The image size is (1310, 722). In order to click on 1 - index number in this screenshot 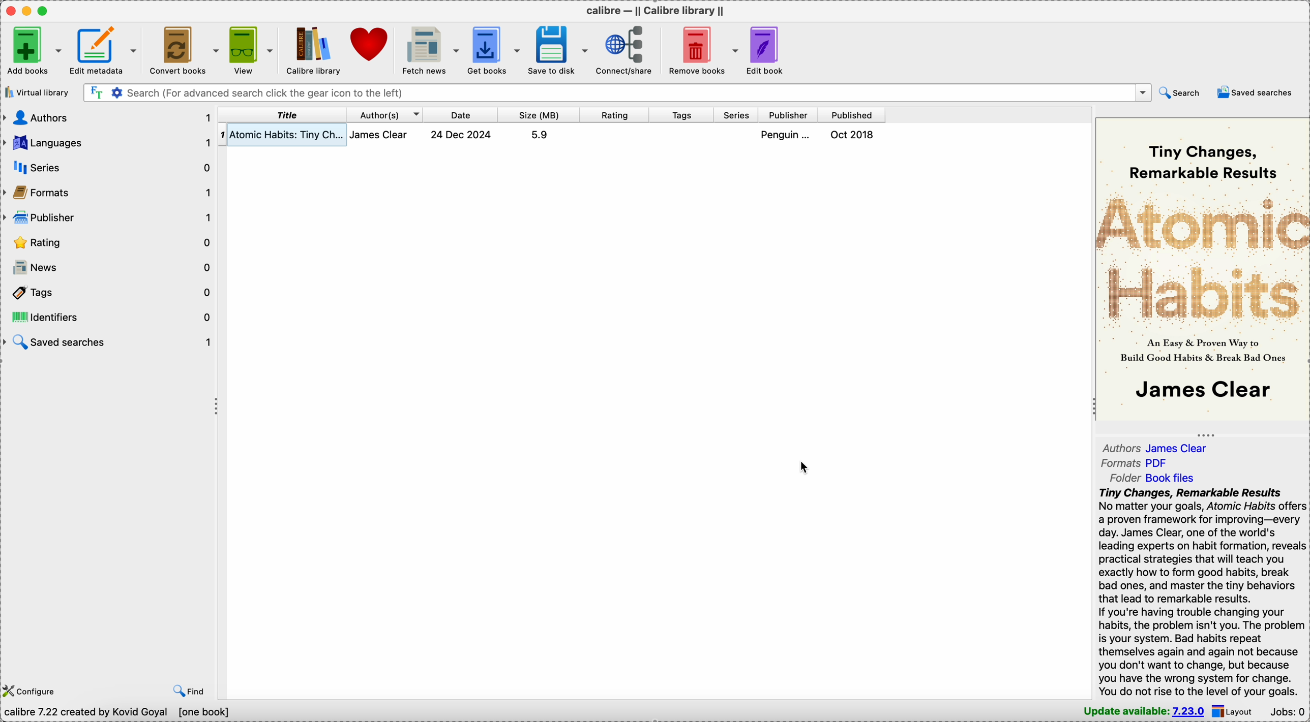, I will do `click(222, 135)`.